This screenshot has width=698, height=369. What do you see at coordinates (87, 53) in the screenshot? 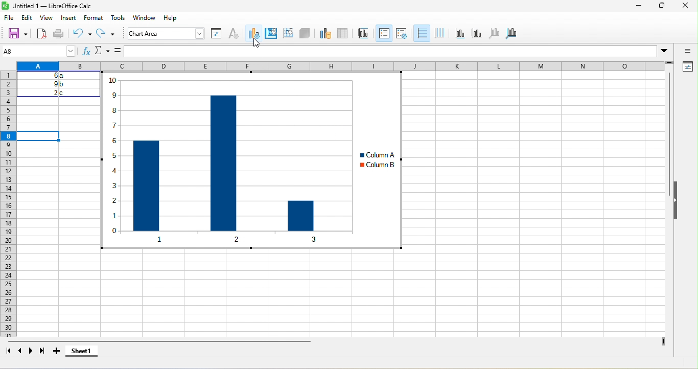
I see `function wizard` at bounding box center [87, 53].